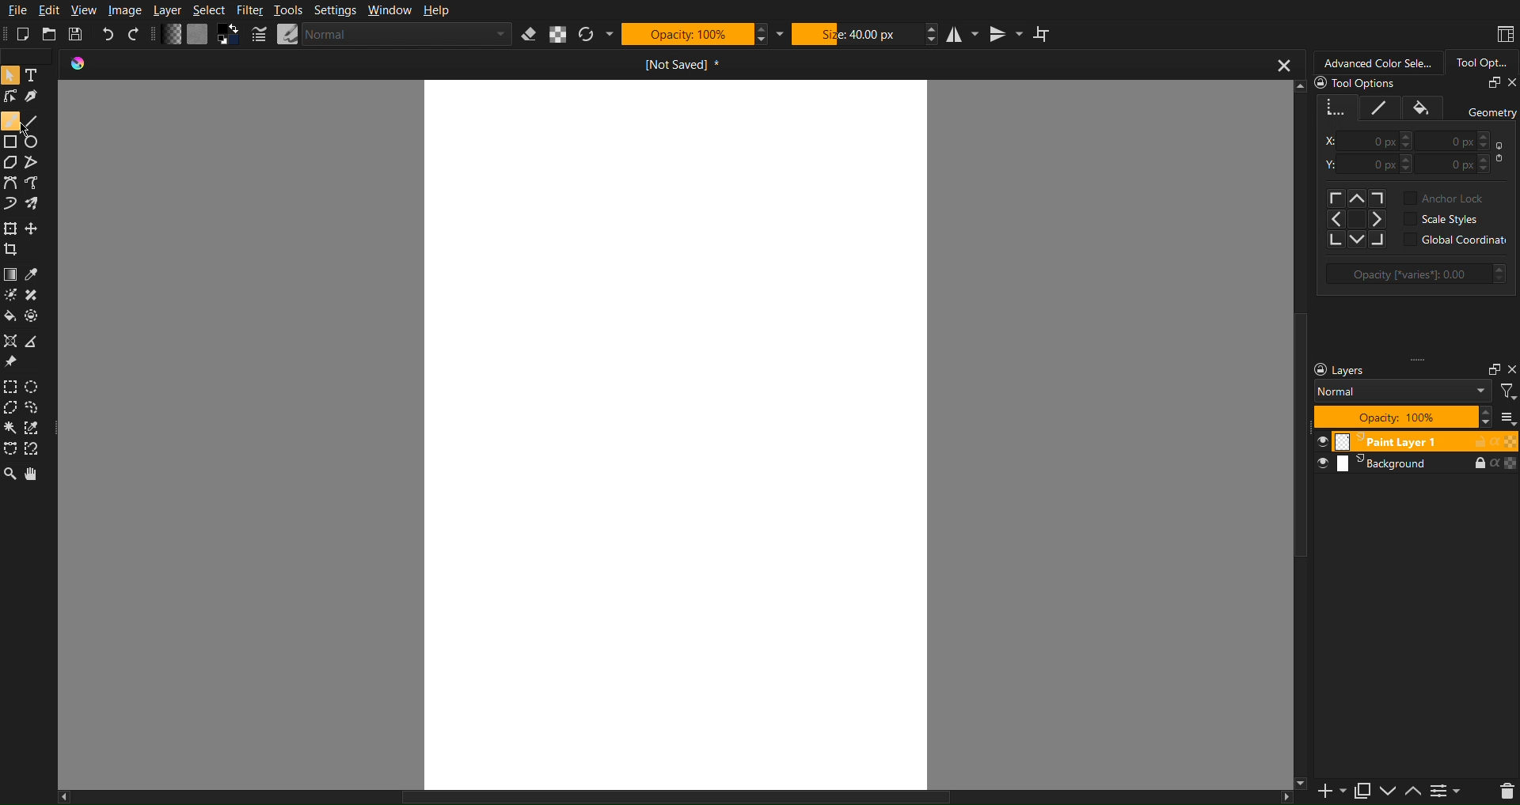  Describe the element at coordinates (39, 410) in the screenshot. I see `Custom Shape Marquee Tool` at that location.